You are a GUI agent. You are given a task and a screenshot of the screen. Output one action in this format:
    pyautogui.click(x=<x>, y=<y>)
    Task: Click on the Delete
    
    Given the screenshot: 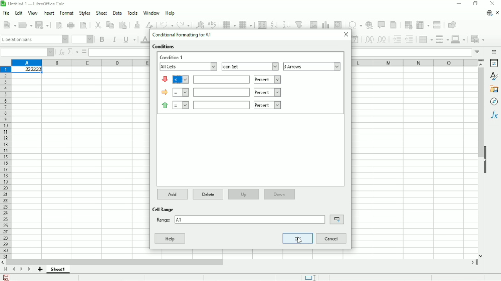 What is the action you would take?
    pyautogui.click(x=207, y=194)
    